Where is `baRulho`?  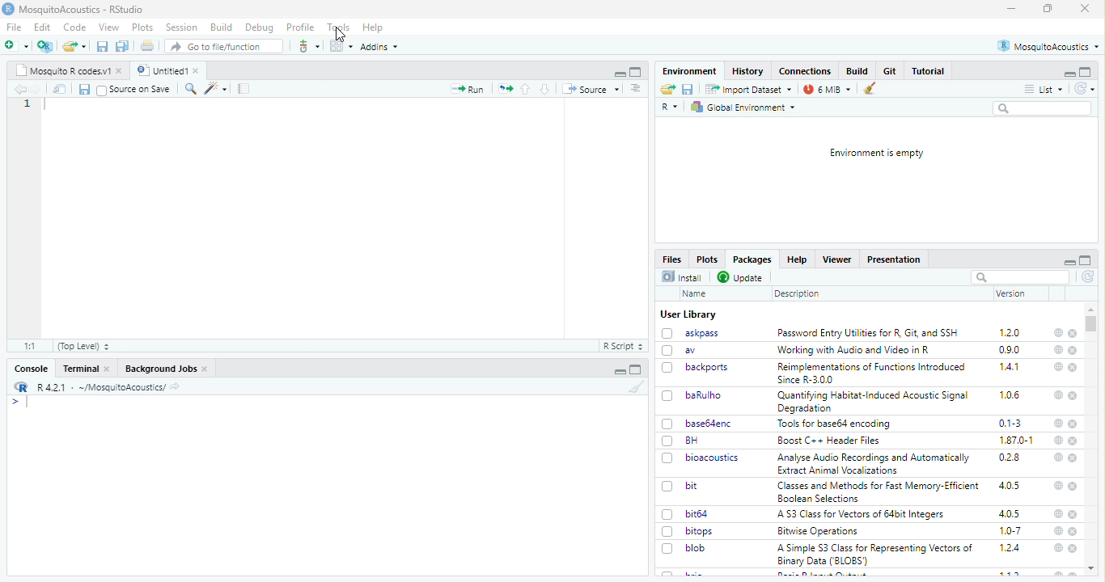
baRulho is located at coordinates (705, 394).